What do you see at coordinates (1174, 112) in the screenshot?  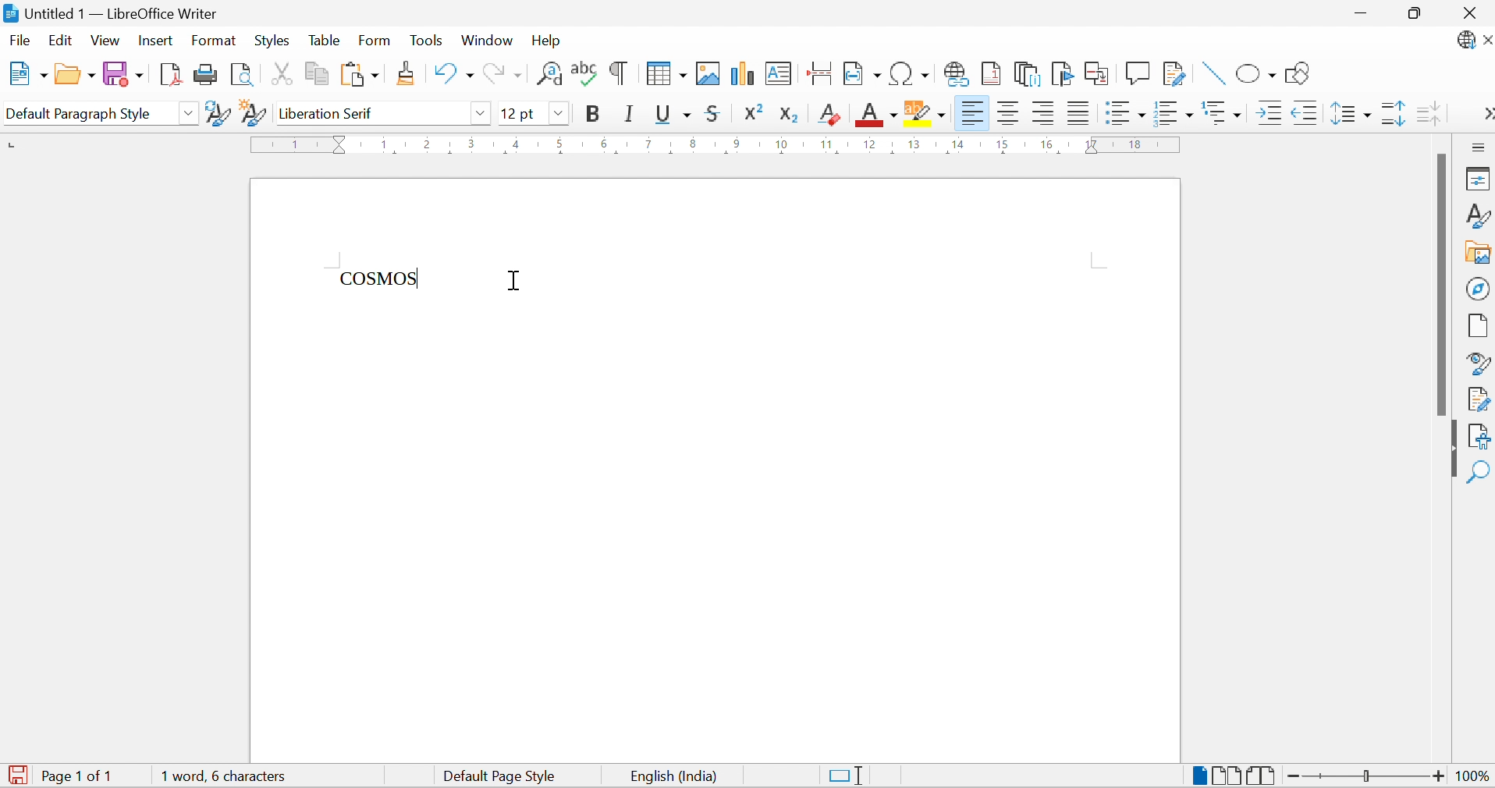 I see `Toggle Ordered List` at bounding box center [1174, 112].